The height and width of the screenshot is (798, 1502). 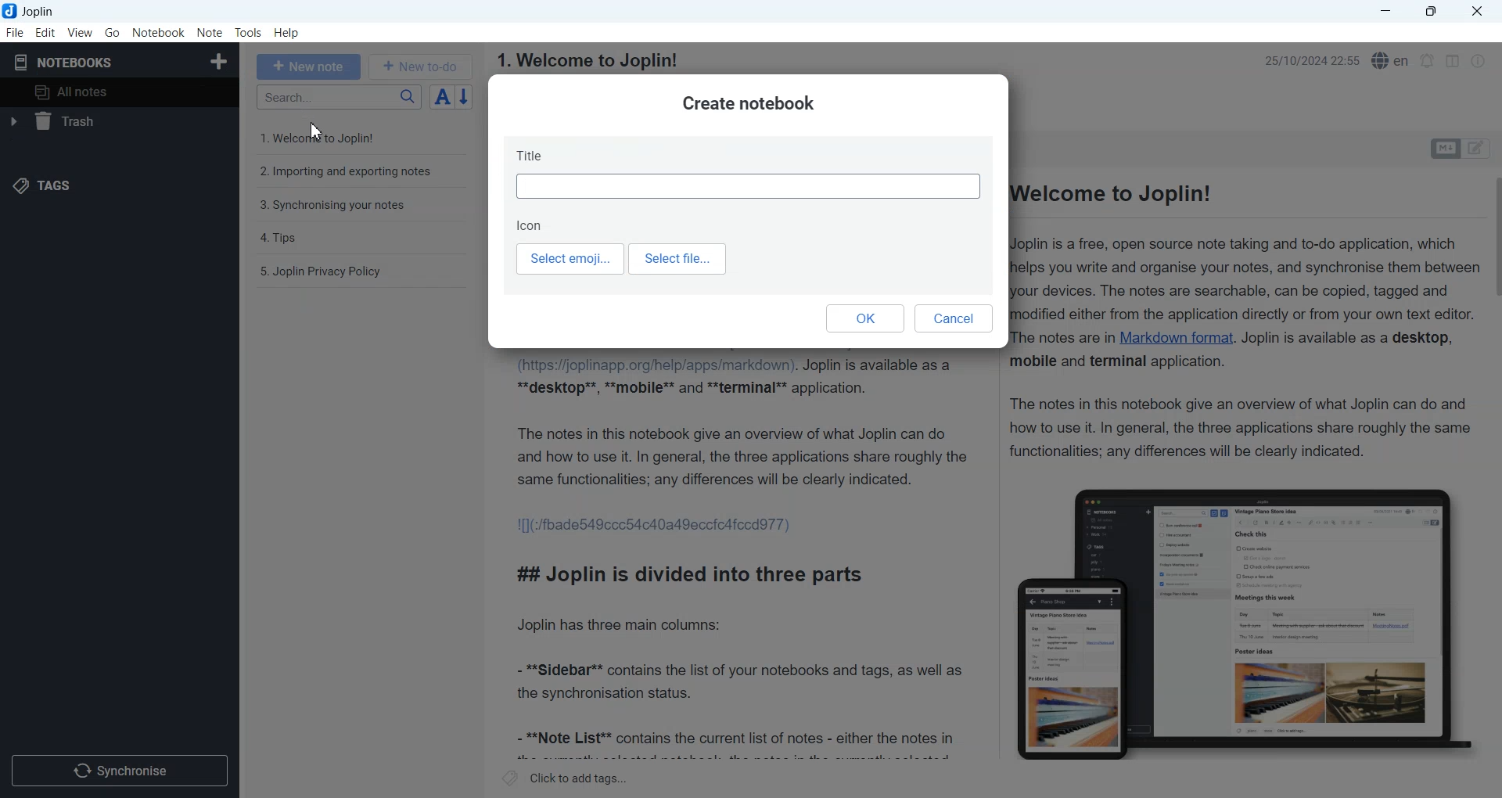 I want to click on 5. Joplin Privacy Policy, so click(x=322, y=271).